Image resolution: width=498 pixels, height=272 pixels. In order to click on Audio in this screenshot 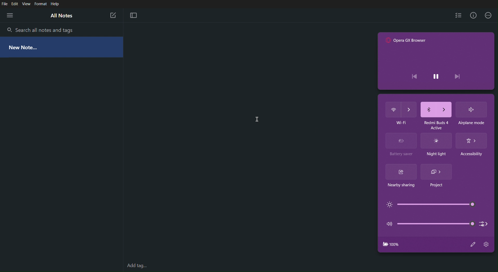, I will do `click(437, 223)`.